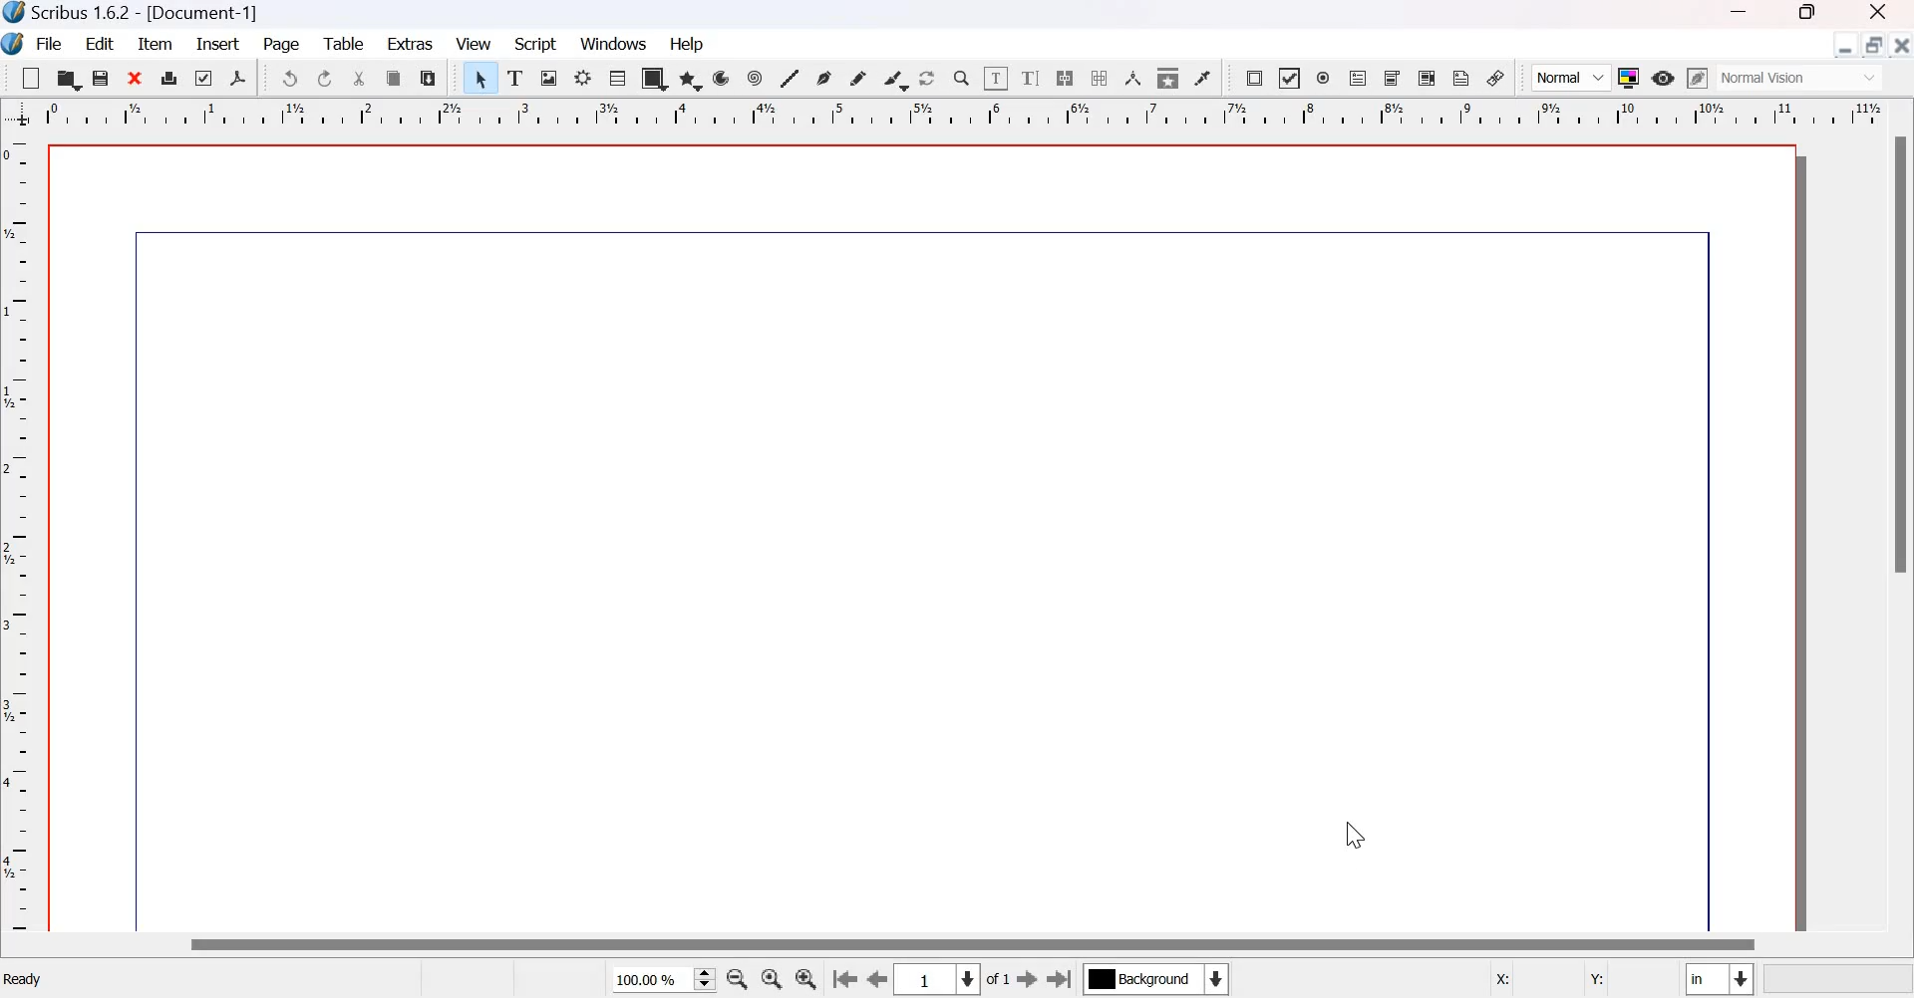 Image resolution: width=1914 pixels, height=998 pixels. I want to click on X:, so click(1500, 980).